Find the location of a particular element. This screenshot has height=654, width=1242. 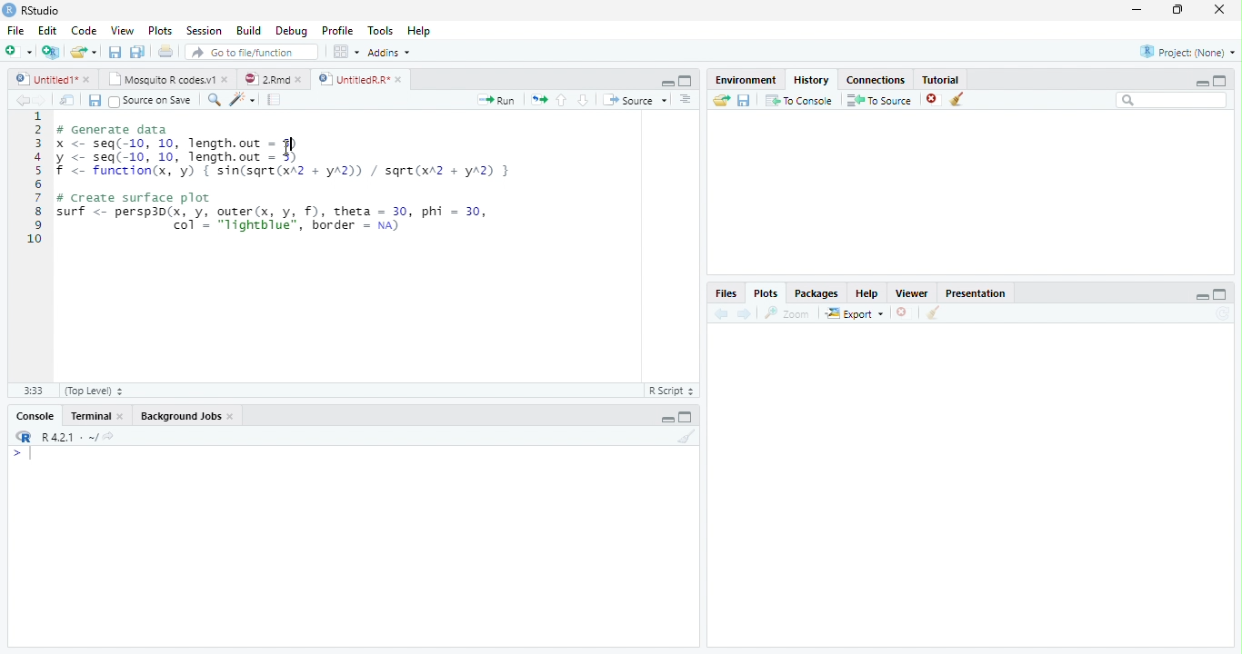

close is located at coordinates (398, 79).